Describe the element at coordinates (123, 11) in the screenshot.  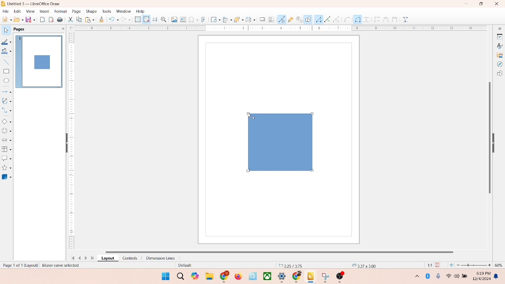
I see `window` at that location.